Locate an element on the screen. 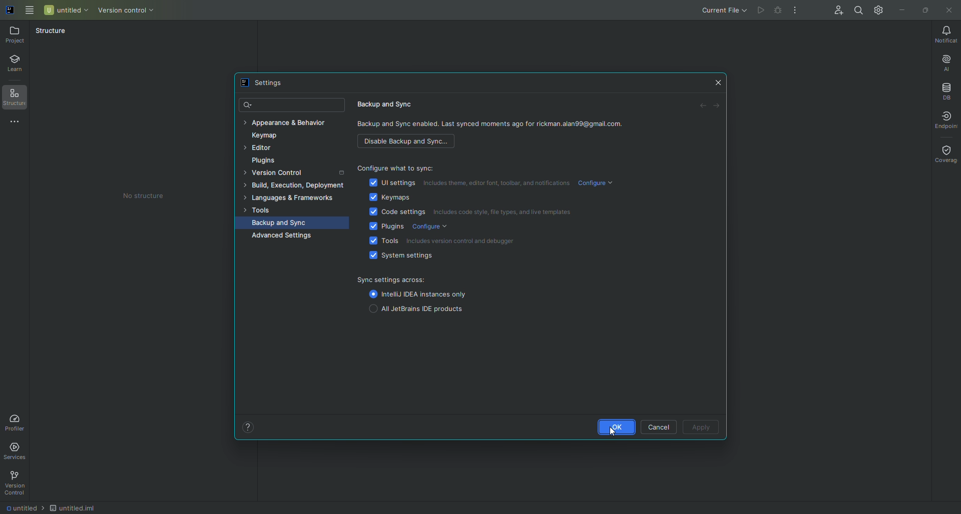 Image resolution: width=961 pixels, height=514 pixels. All JetBrains IDE products is located at coordinates (414, 309).